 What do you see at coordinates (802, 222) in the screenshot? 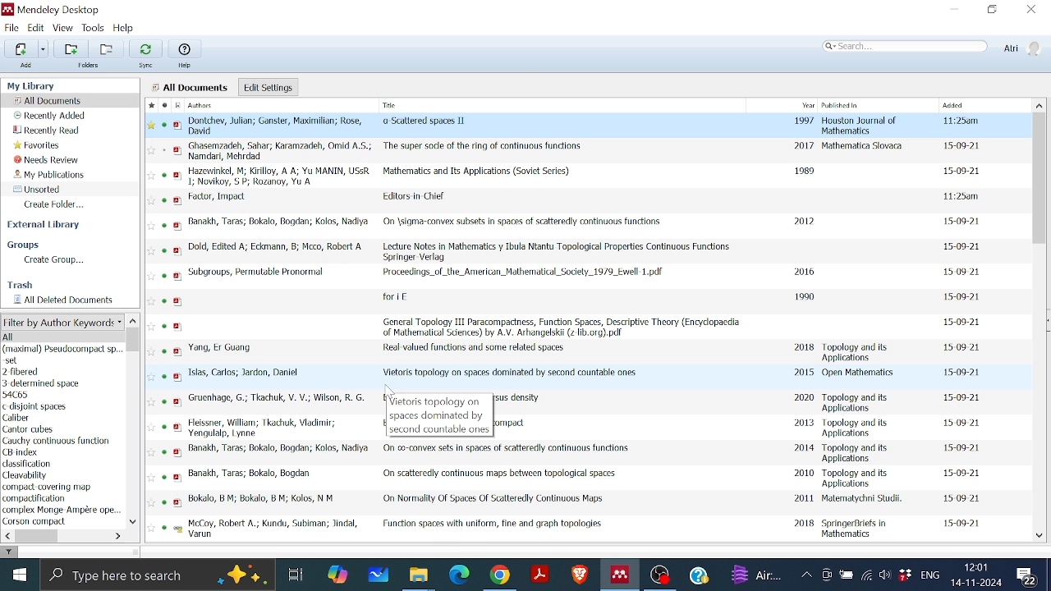
I see `2012` at bounding box center [802, 222].